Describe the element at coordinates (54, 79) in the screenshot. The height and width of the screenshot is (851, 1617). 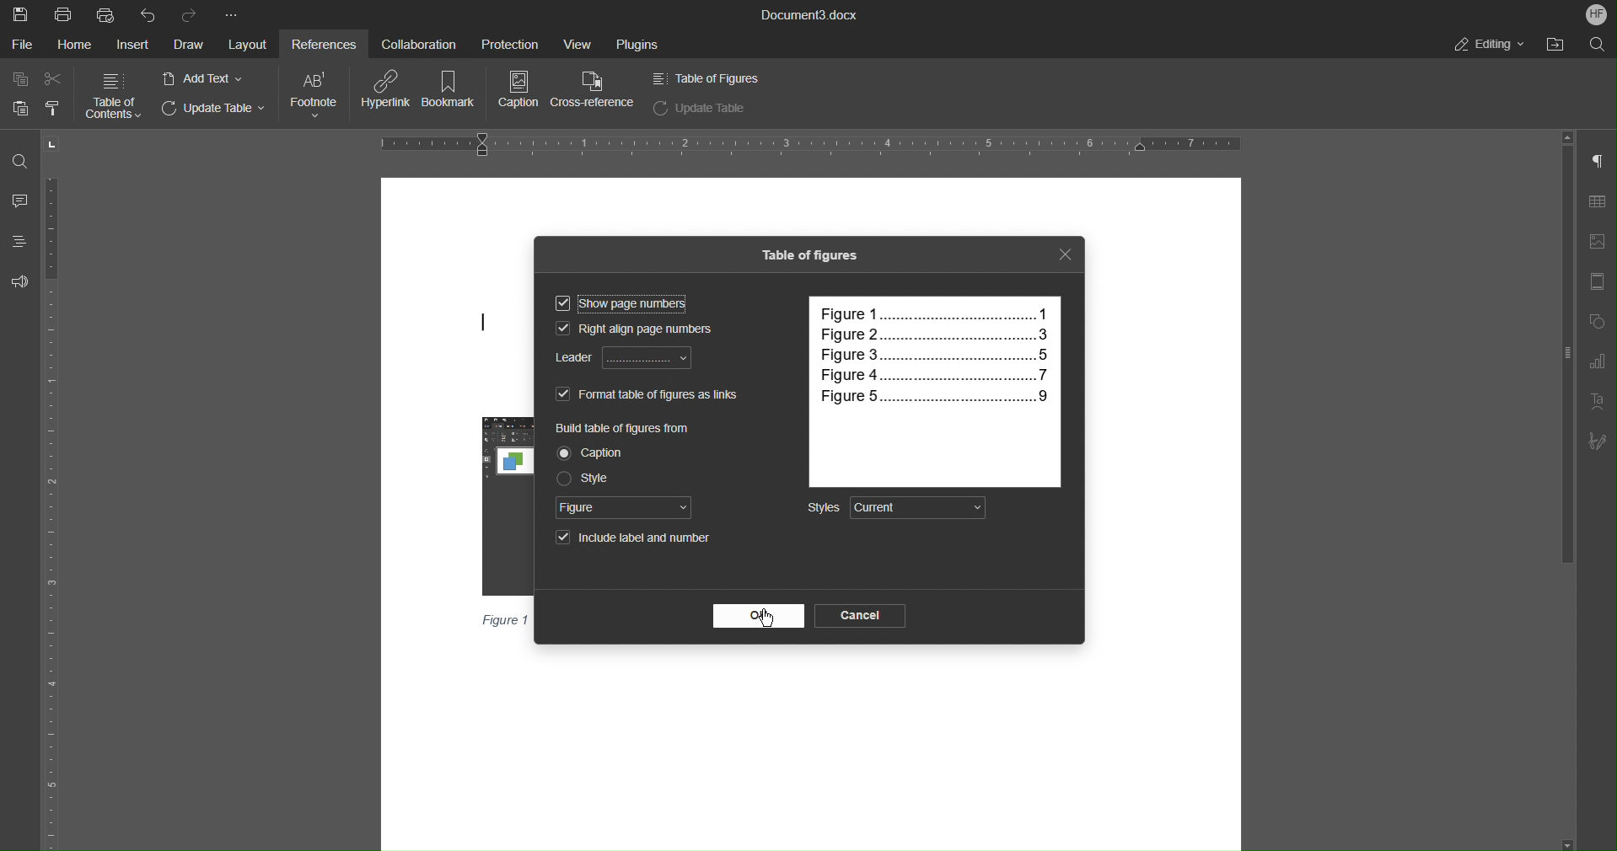
I see `Cut` at that location.